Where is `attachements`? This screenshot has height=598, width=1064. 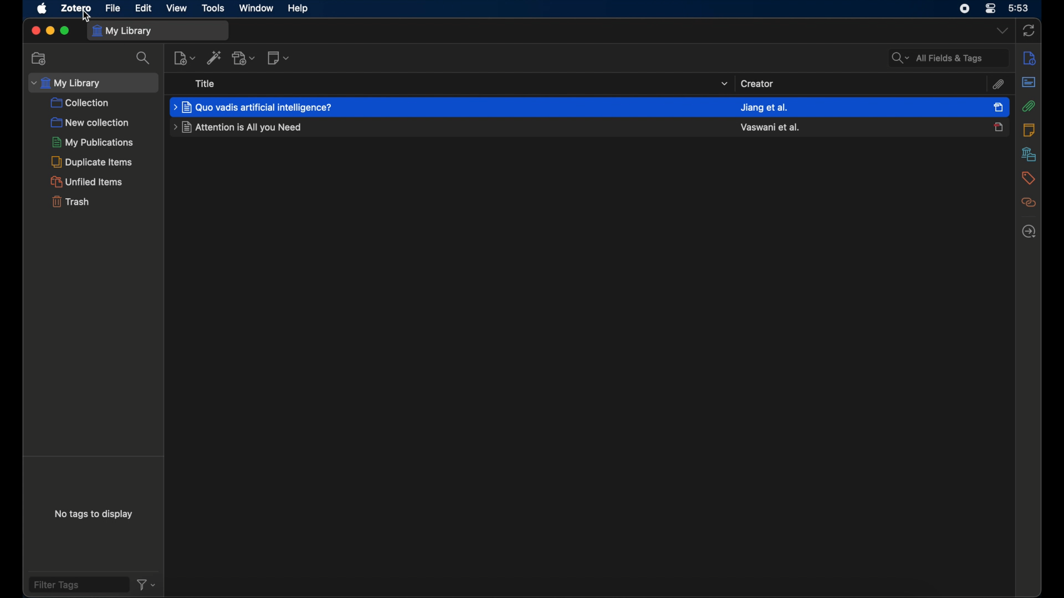
attachements is located at coordinates (998, 84).